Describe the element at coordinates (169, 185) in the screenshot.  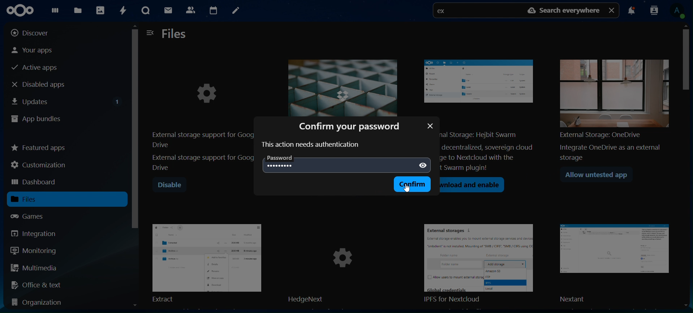
I see `disable` at that location.